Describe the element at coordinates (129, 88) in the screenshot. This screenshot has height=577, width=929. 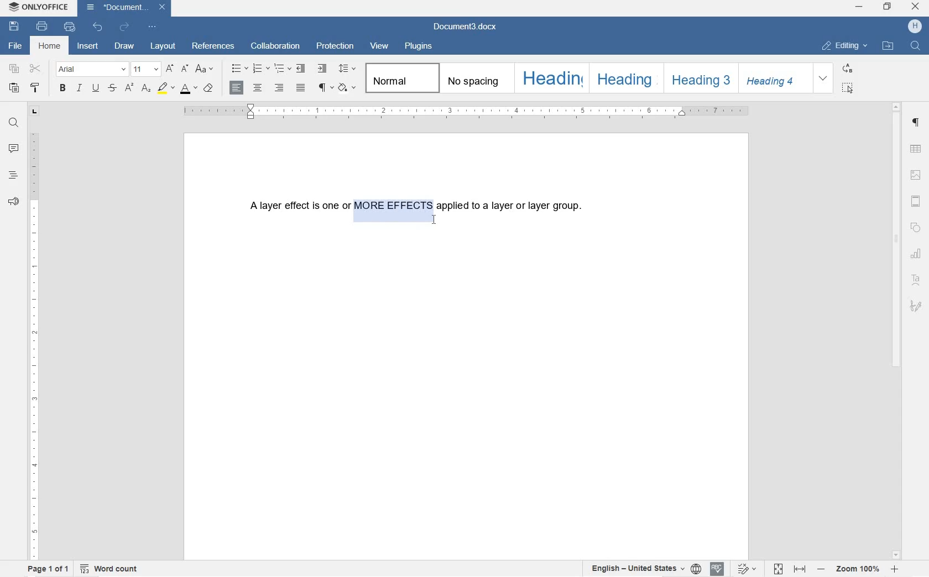
I see `SUPERSCRIPT` at that location.